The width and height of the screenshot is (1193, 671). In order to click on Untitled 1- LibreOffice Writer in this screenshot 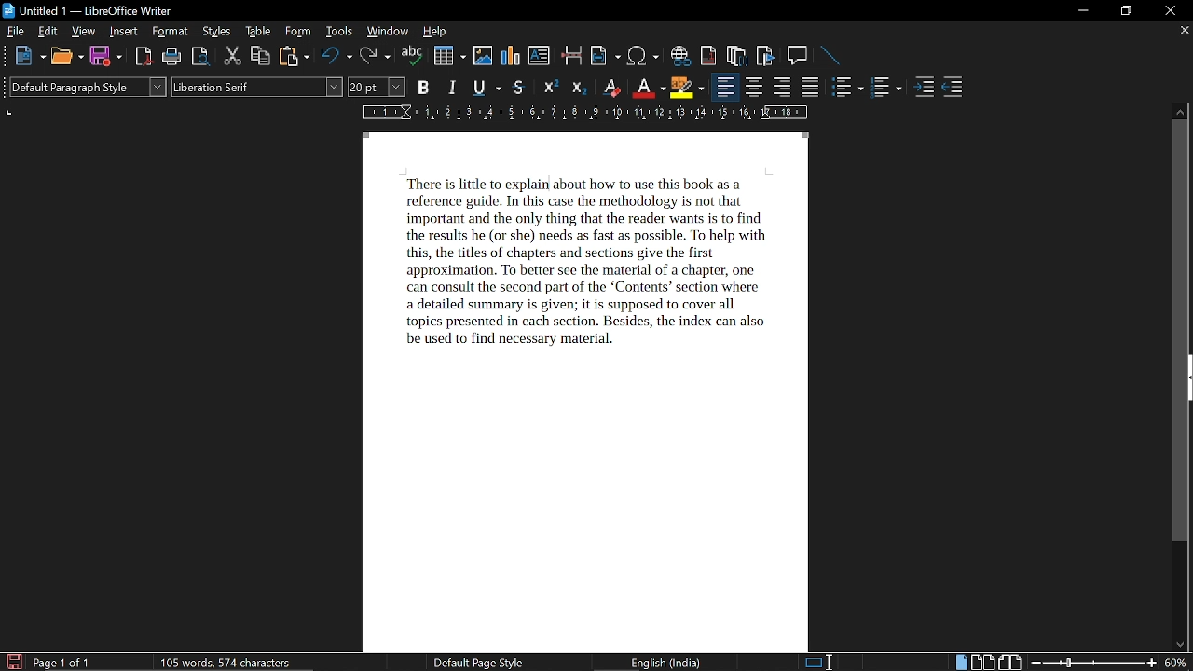, I will do `click(98, 10)`.